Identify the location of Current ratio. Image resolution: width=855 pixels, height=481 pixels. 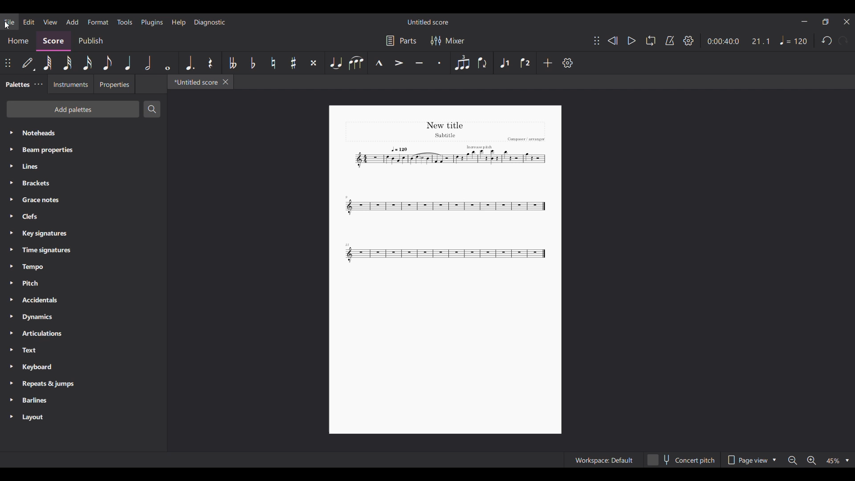
(761, 41).